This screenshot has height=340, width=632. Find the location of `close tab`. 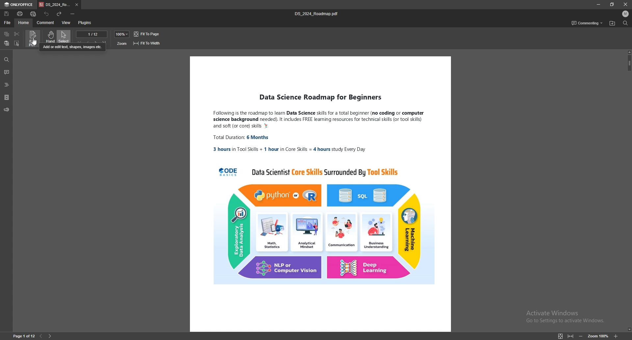

close tab is located at coordinates (77, 5).